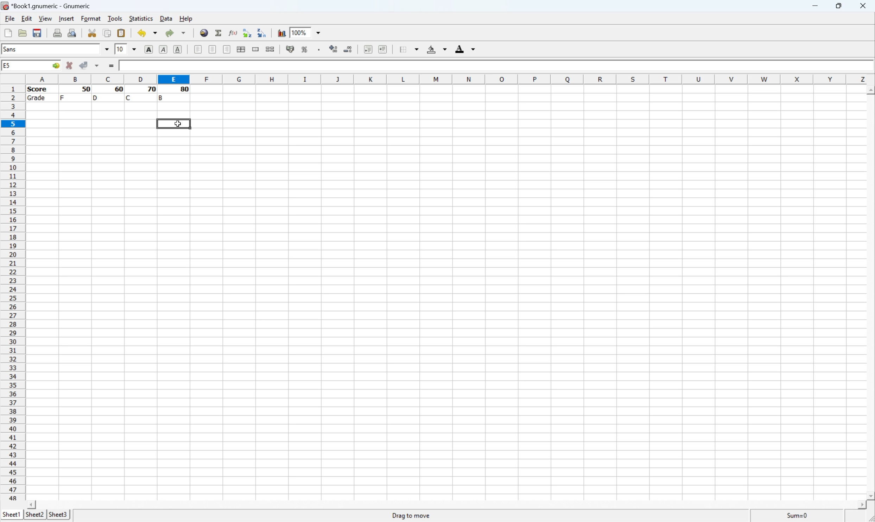  What do you see at coordinates (410, 49) in the screenshot?
I see `Borders` at bounding box center [410, 49].